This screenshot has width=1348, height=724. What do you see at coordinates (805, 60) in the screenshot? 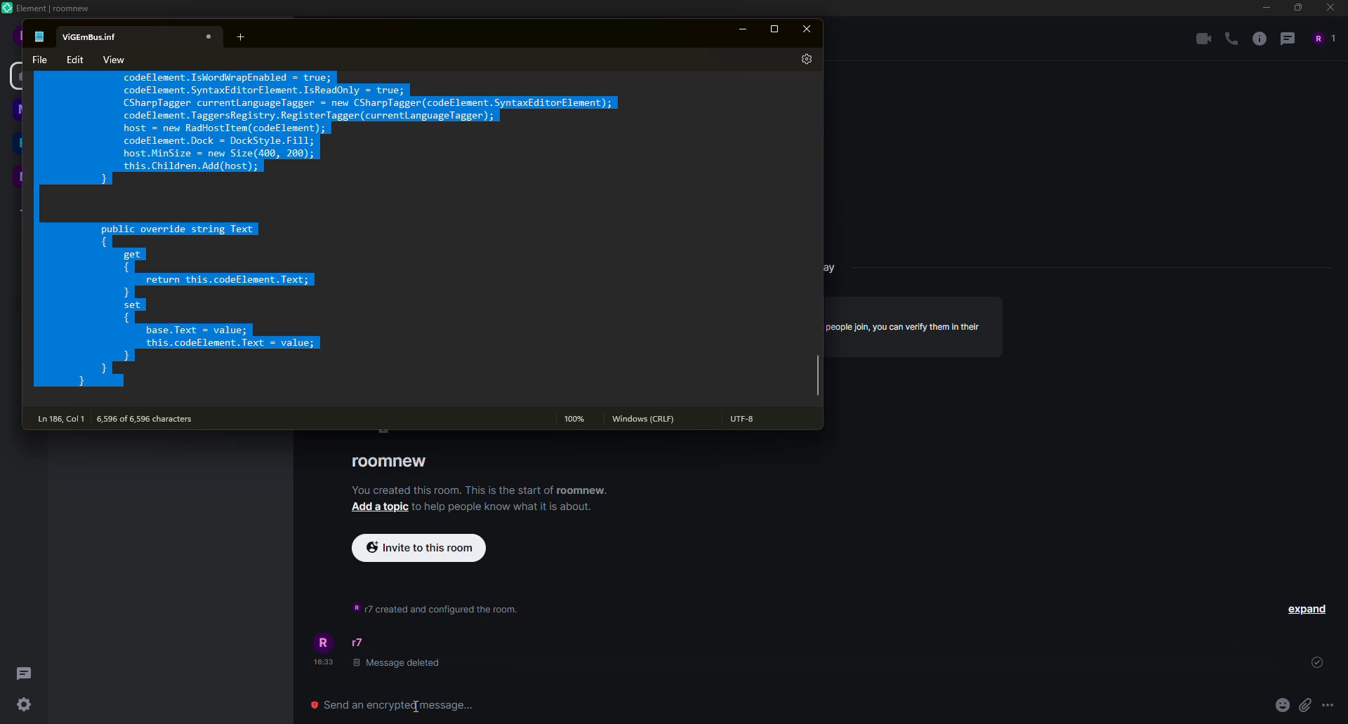
I see `settings` at bounding box center [805, 60].